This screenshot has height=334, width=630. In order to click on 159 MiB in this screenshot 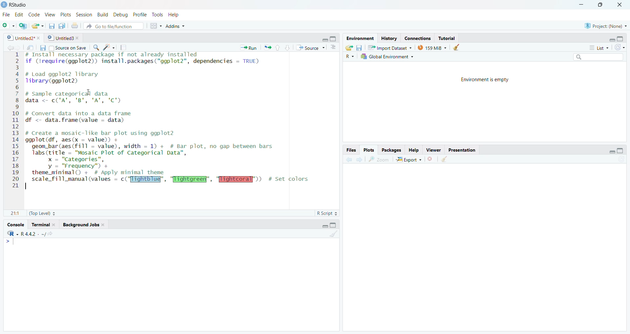, I will do `click(433, 47)`.